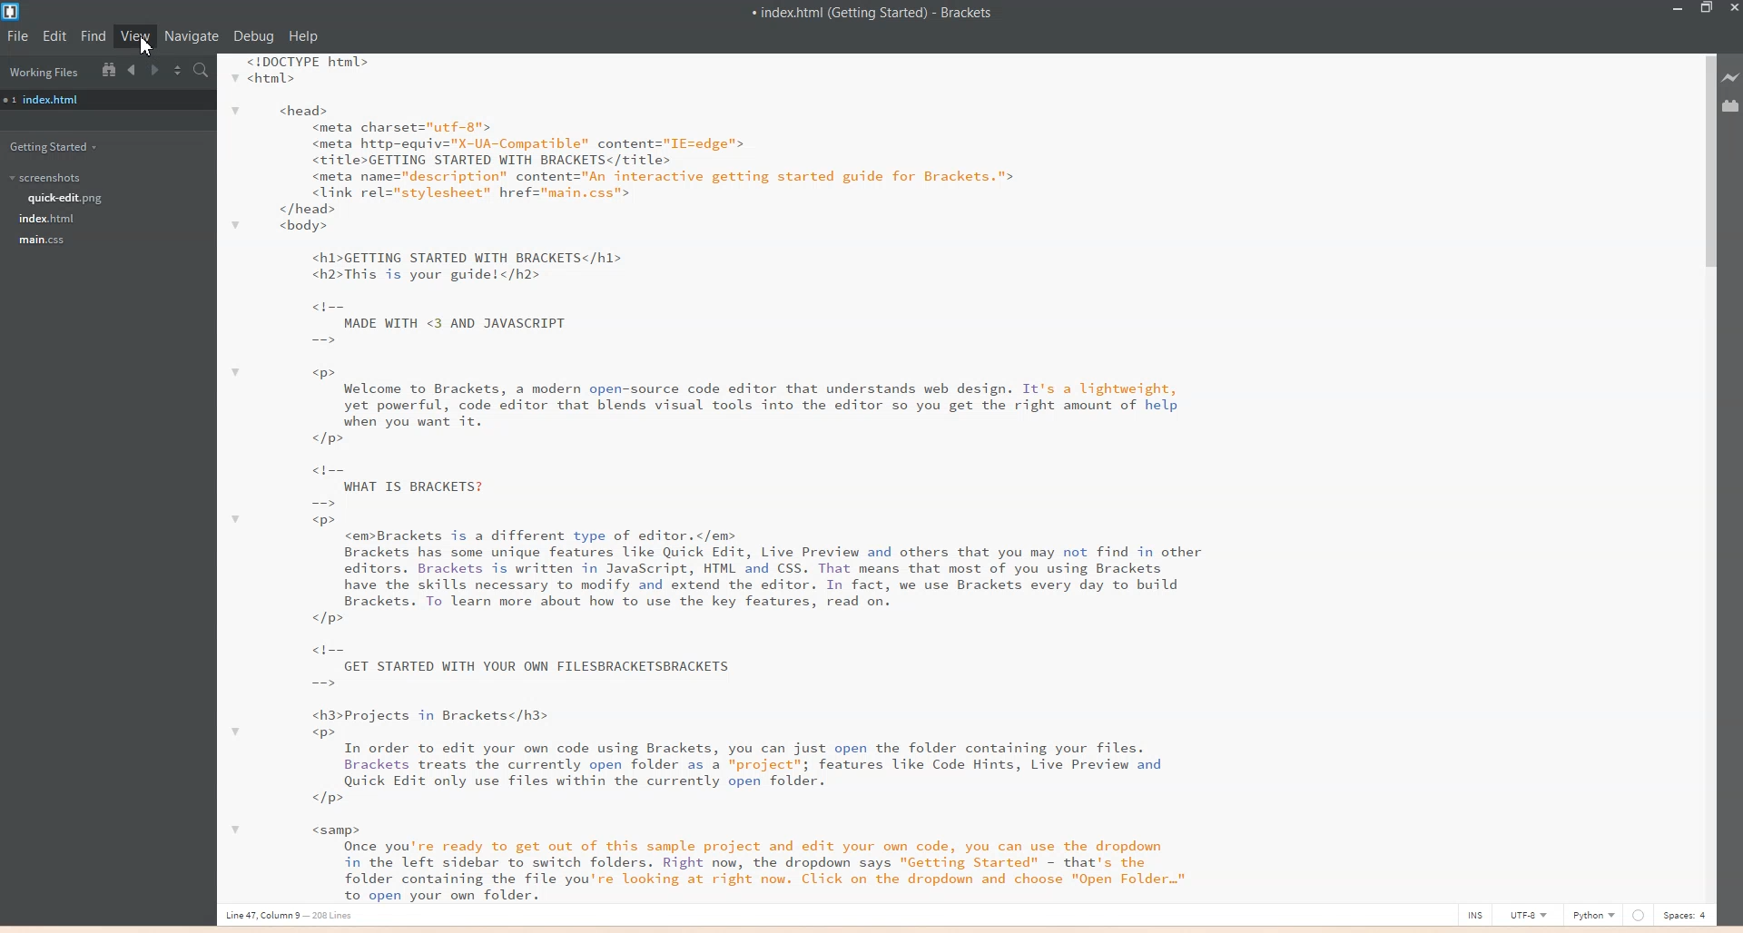 This screenshot has height=933, width=1743. Describe the element at coordinates (1595, 914) in the screenshot. I see `Python` at that location.